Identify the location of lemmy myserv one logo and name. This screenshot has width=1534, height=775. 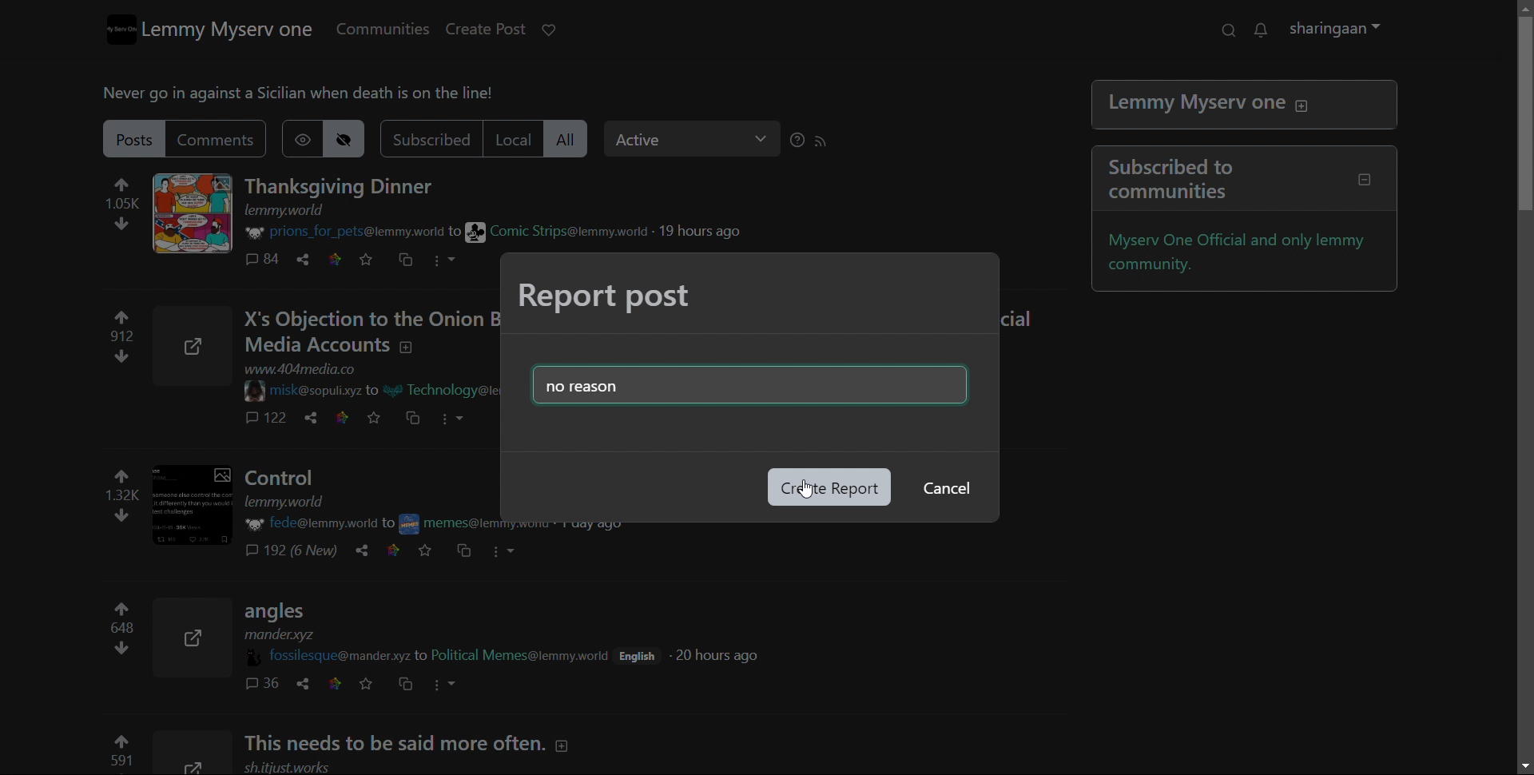
(220, 30).